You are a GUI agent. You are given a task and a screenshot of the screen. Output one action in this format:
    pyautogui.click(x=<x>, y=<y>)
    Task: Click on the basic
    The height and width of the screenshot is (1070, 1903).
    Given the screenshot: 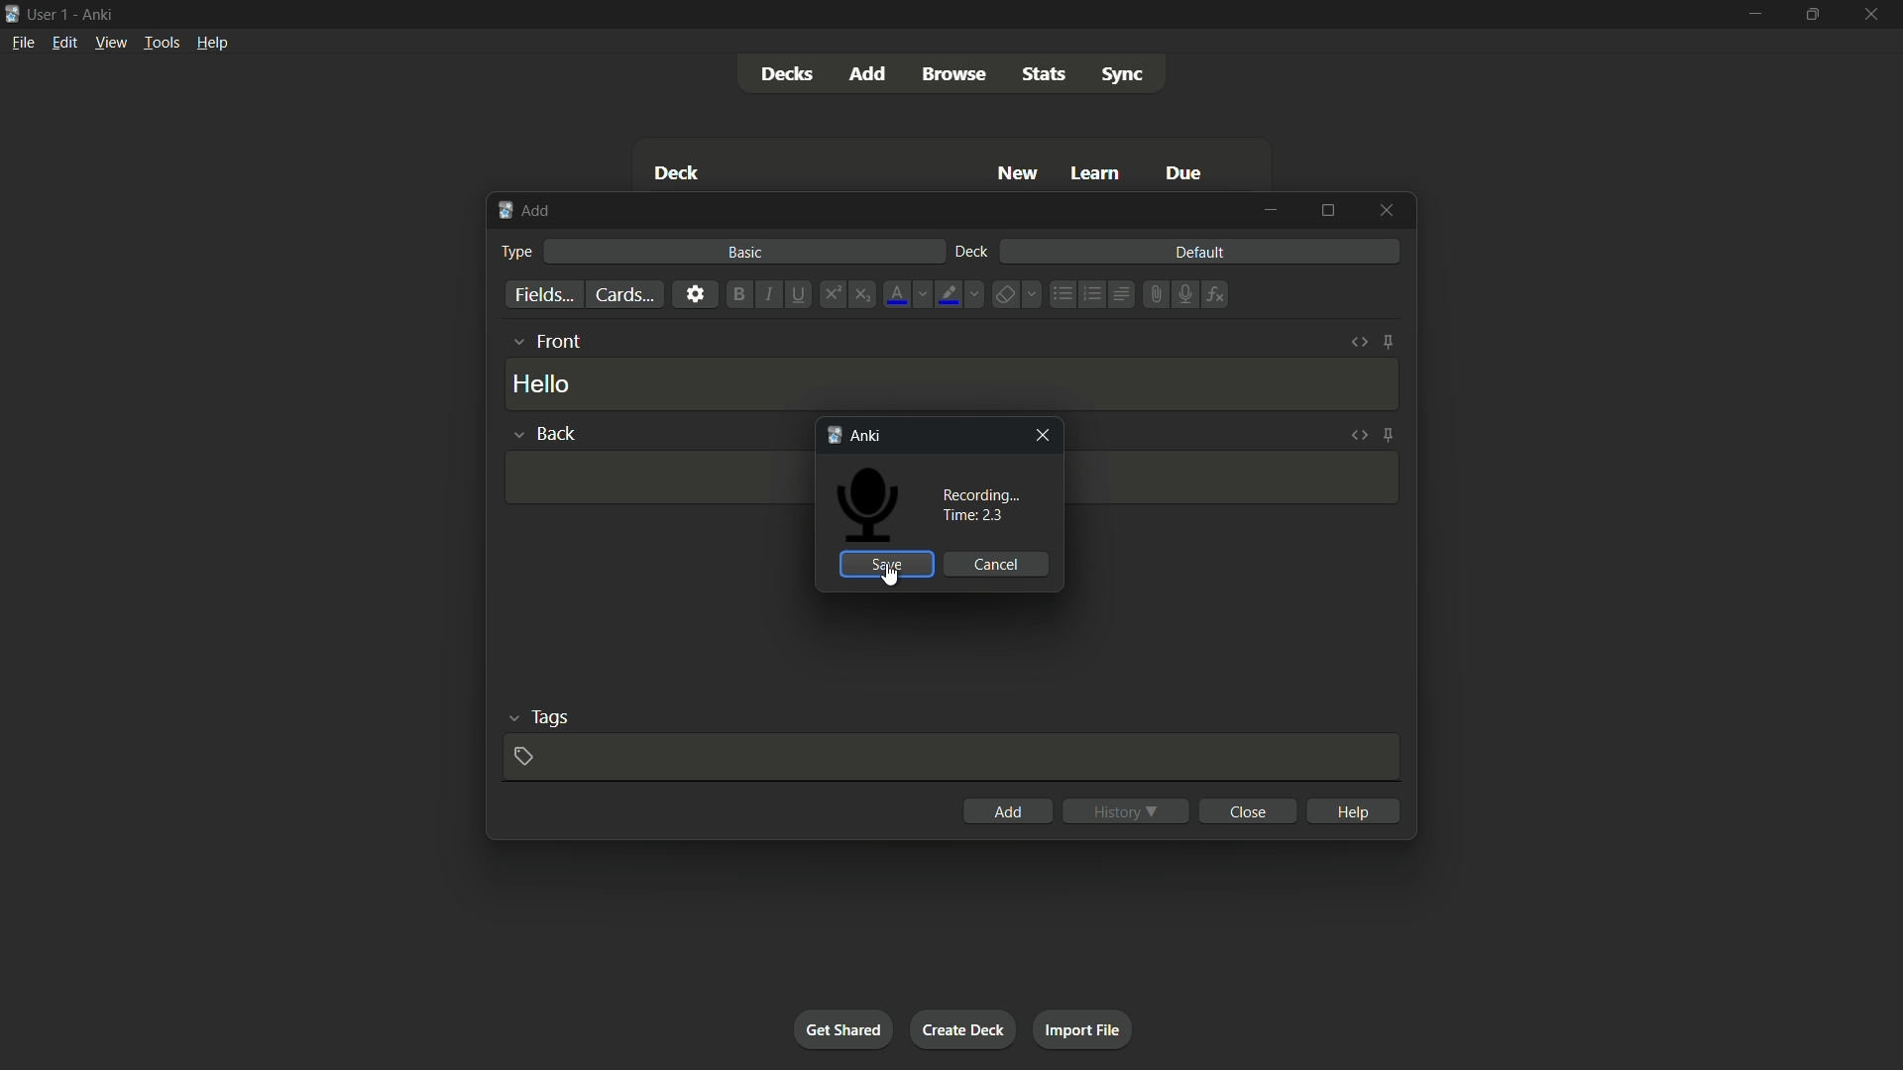 What is the action you would take?
    pyautogui.click(x=742, y=253)
    